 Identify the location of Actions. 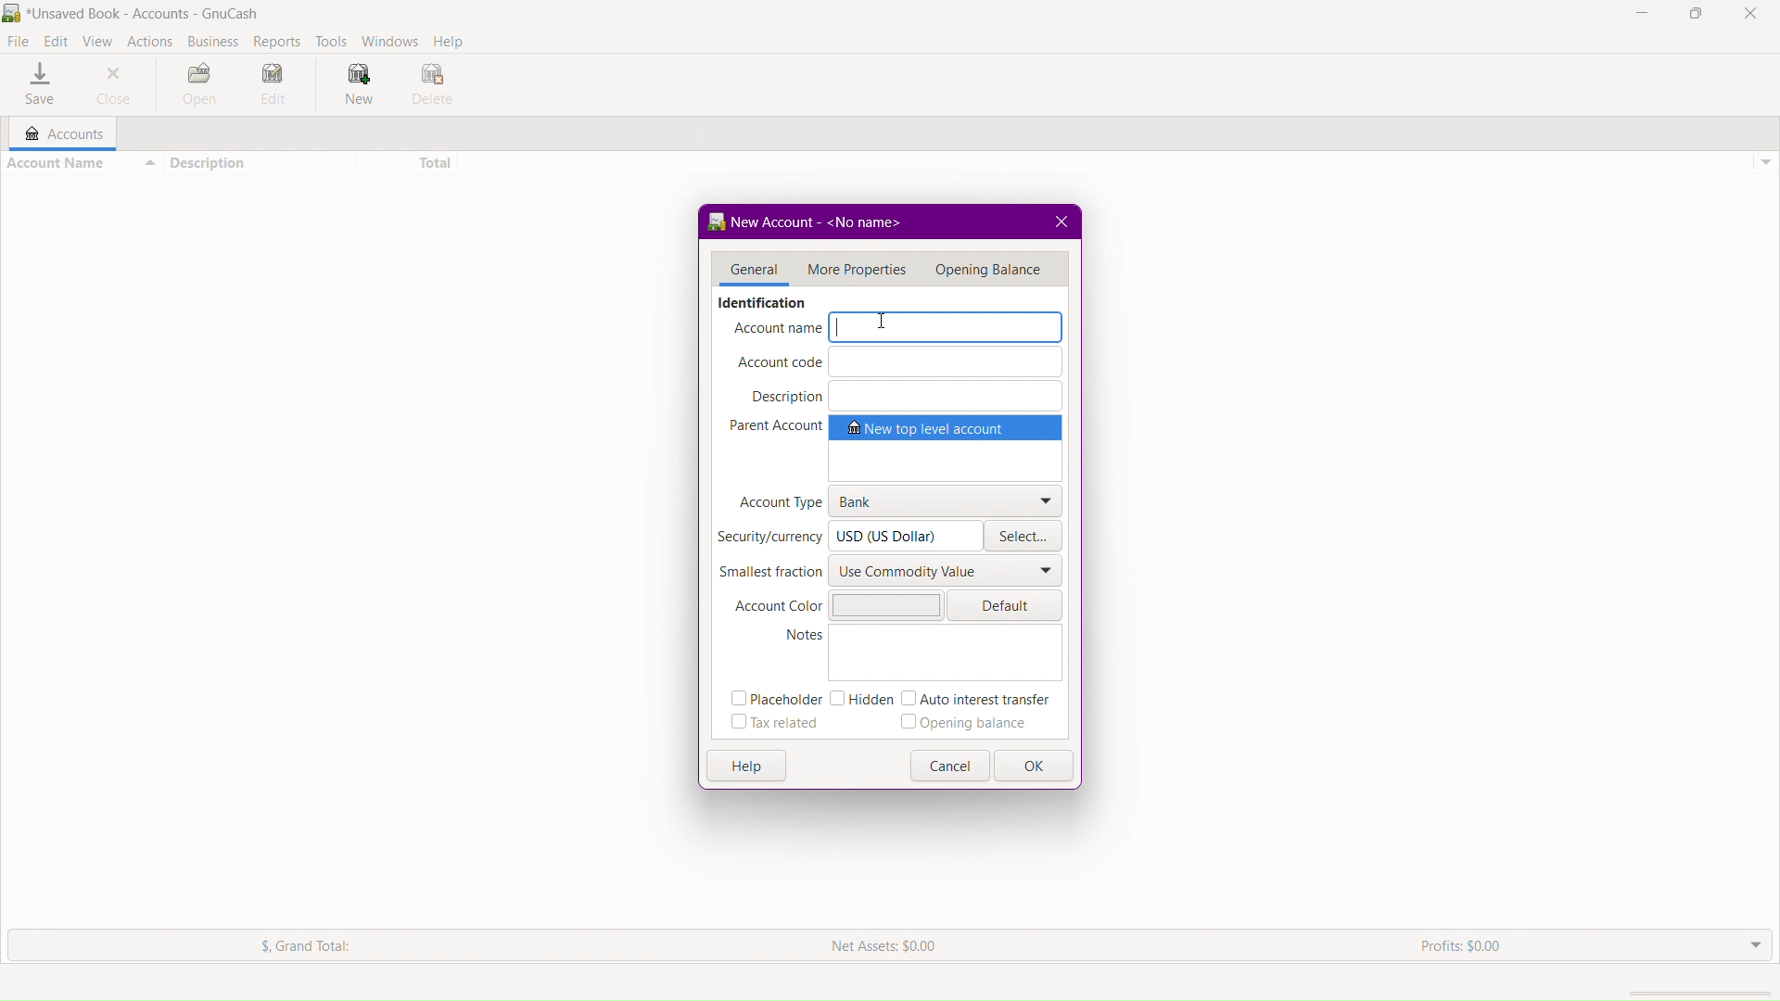
(149, 39).